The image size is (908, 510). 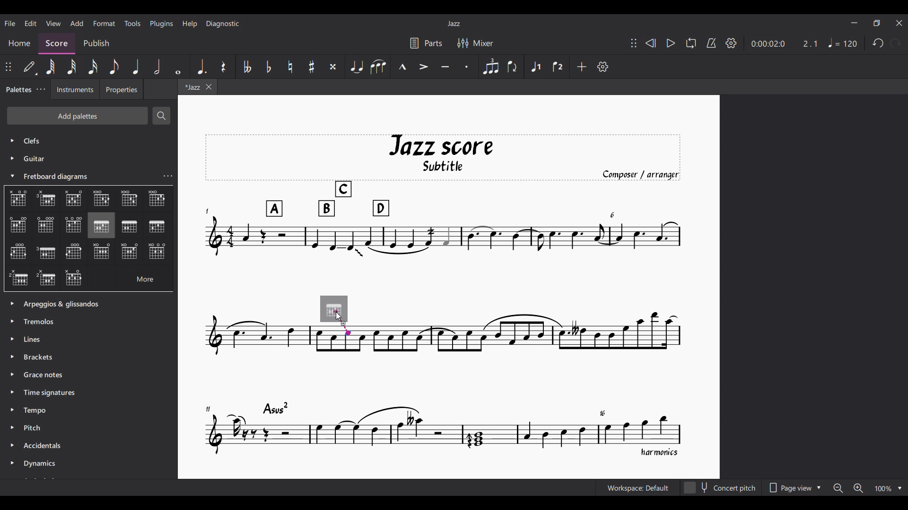 I want to click on Preview of selection, so click(x=334, y=310).